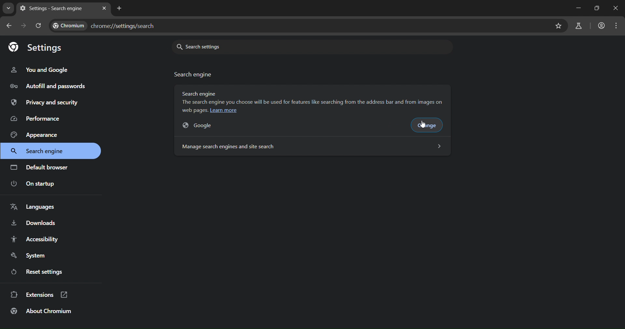 The image size is (625, 329). I want to click on cursor, so click(424, 125).